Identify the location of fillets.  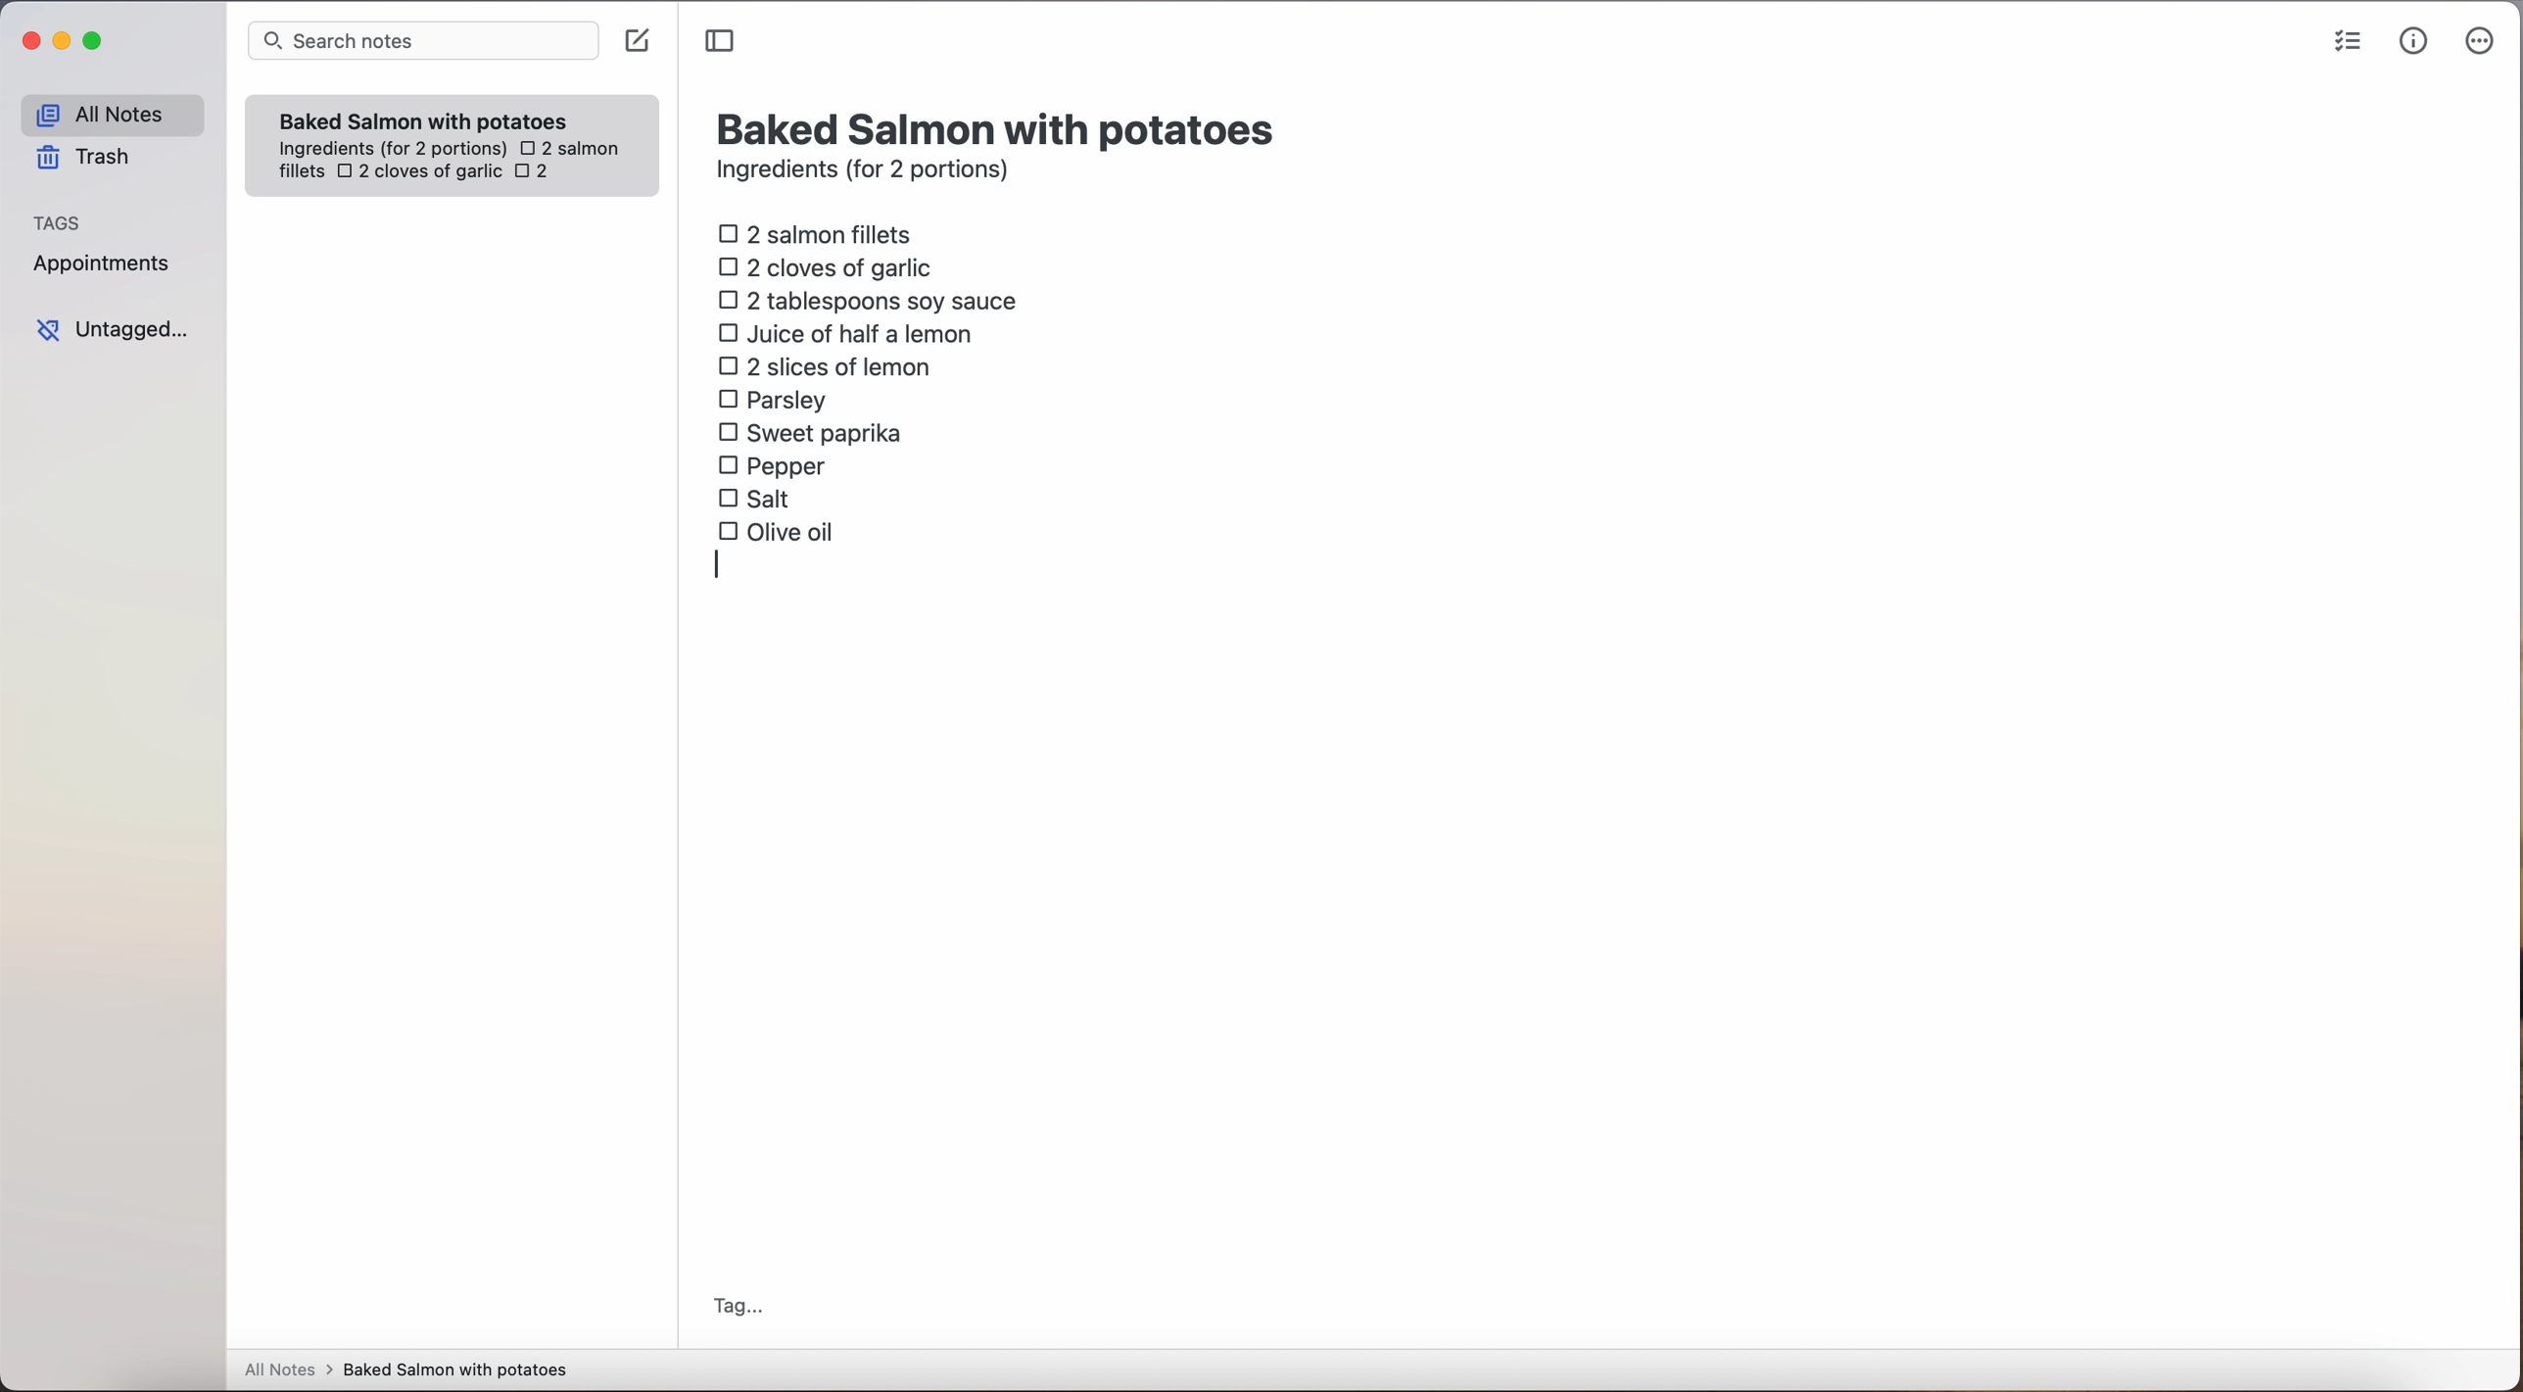
(303, 172).